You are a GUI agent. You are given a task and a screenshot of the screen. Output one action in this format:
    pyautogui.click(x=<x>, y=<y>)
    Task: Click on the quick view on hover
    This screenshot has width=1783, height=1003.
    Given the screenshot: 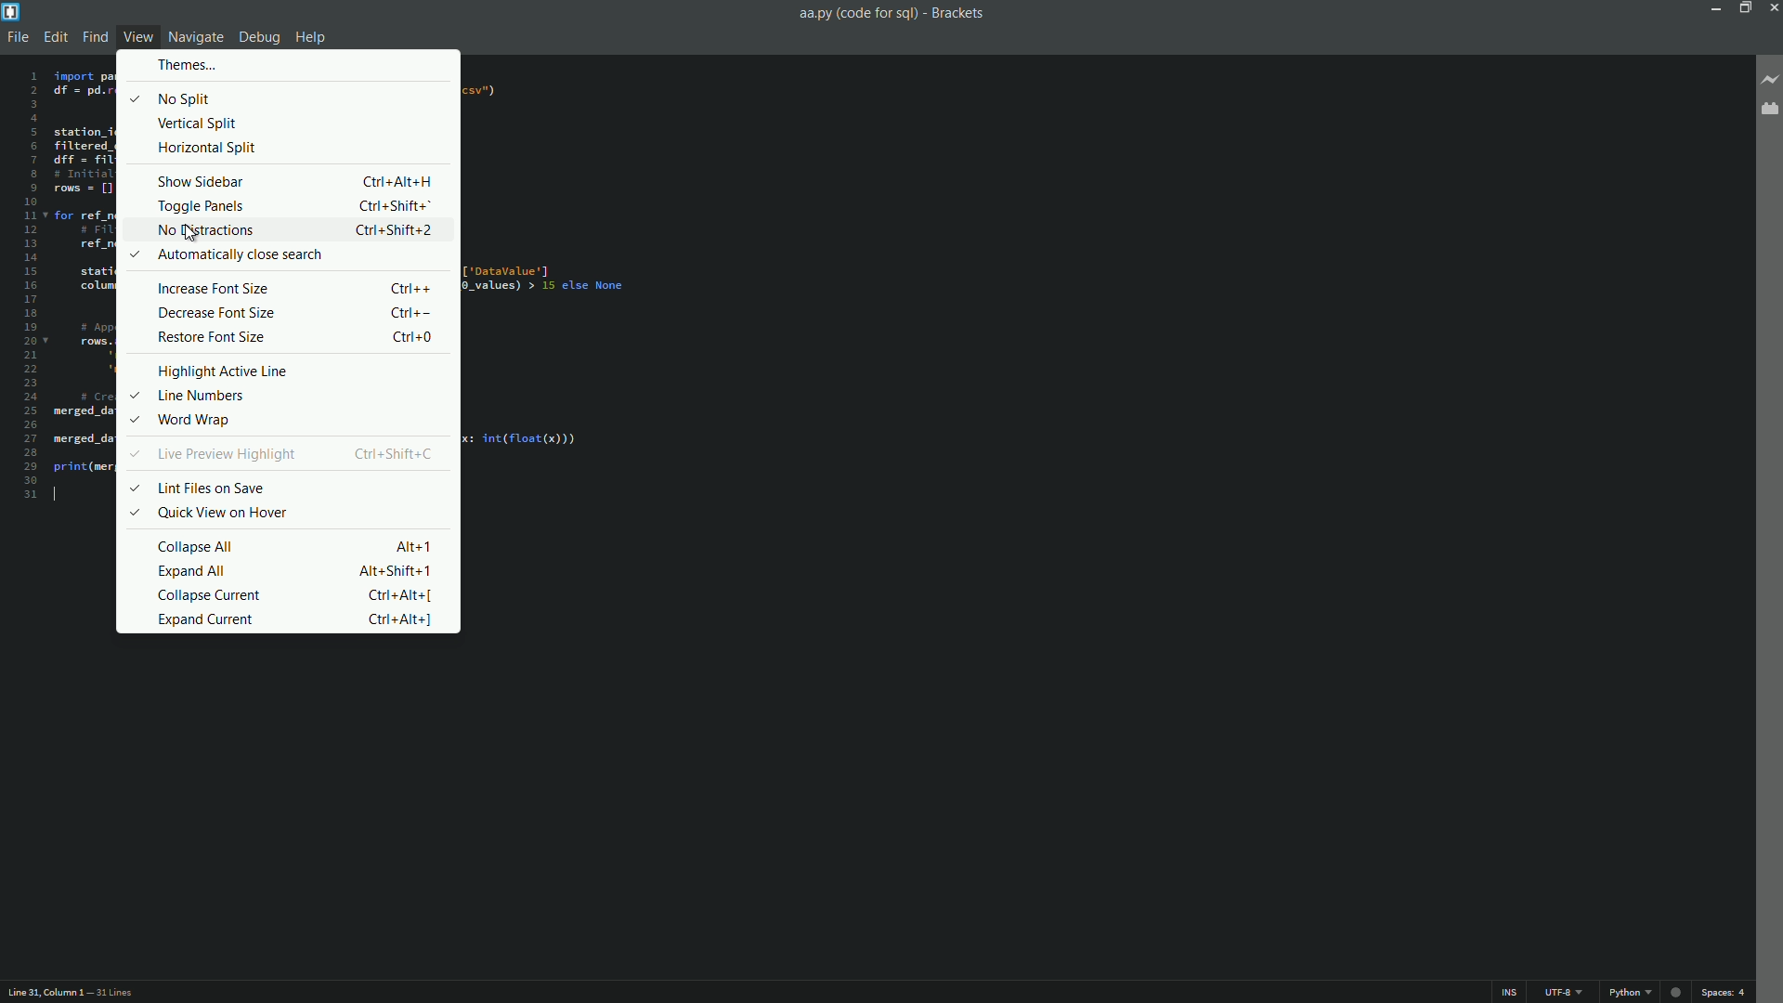 What is the action you would take?
    pyautogui.click(x=295, y=510)
    